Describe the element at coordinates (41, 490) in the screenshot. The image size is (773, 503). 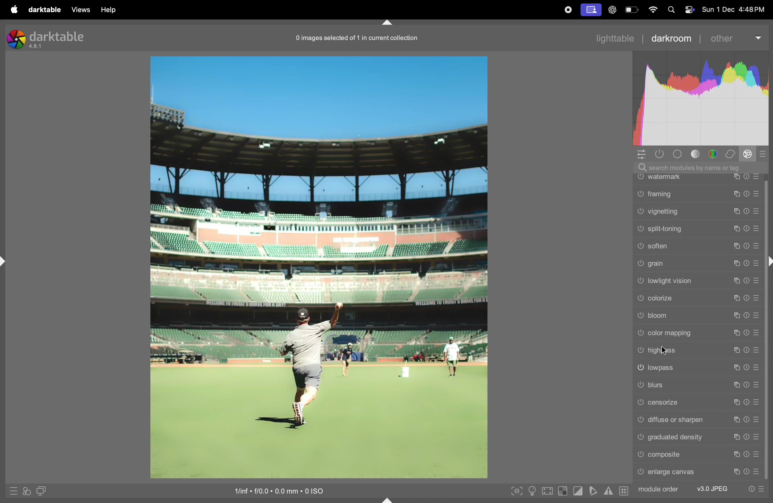
I see `display second darkroom image` at that location.